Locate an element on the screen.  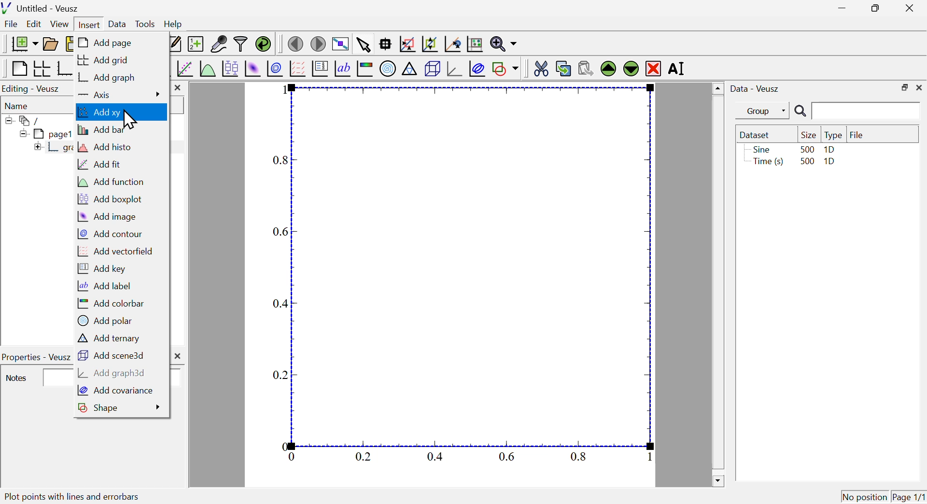
Add grid is located at coordinates (107, 59).